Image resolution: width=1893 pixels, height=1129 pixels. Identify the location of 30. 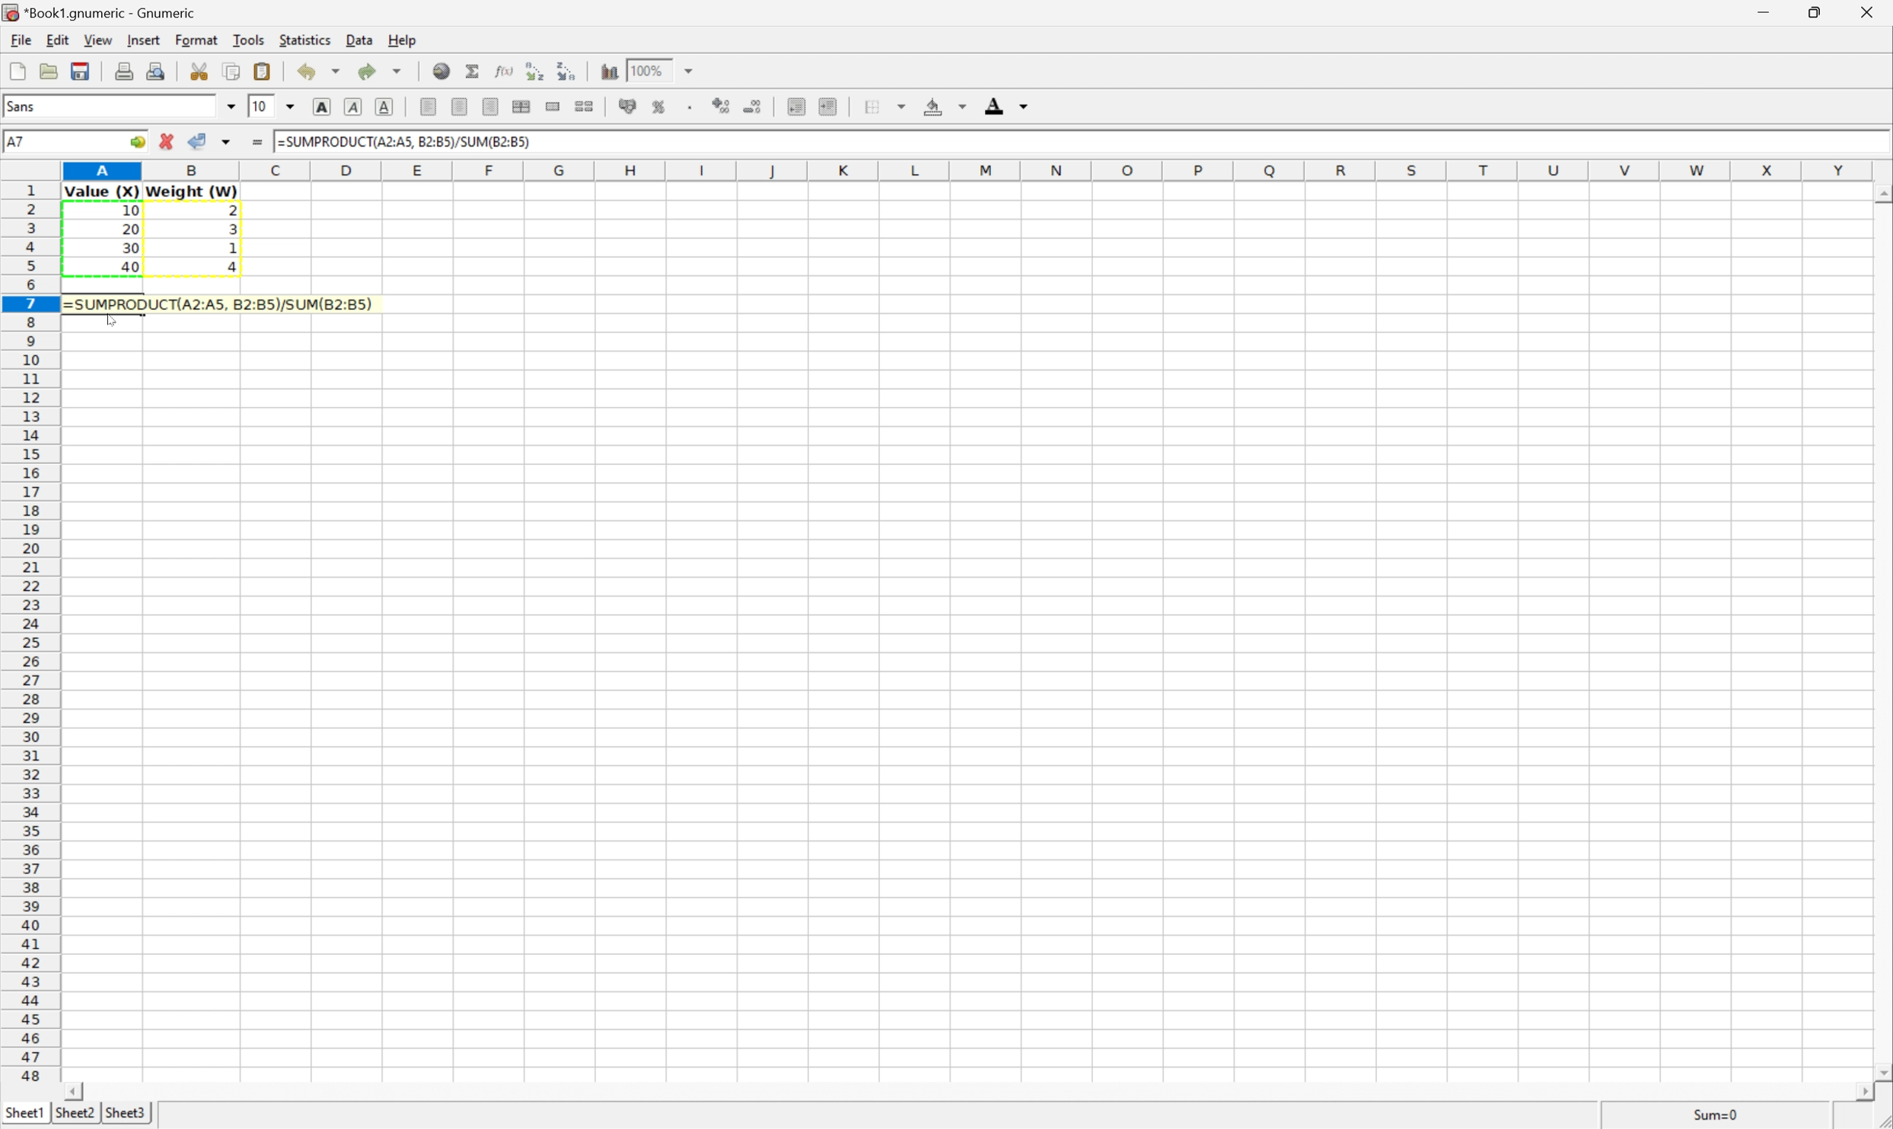
(132, 248).